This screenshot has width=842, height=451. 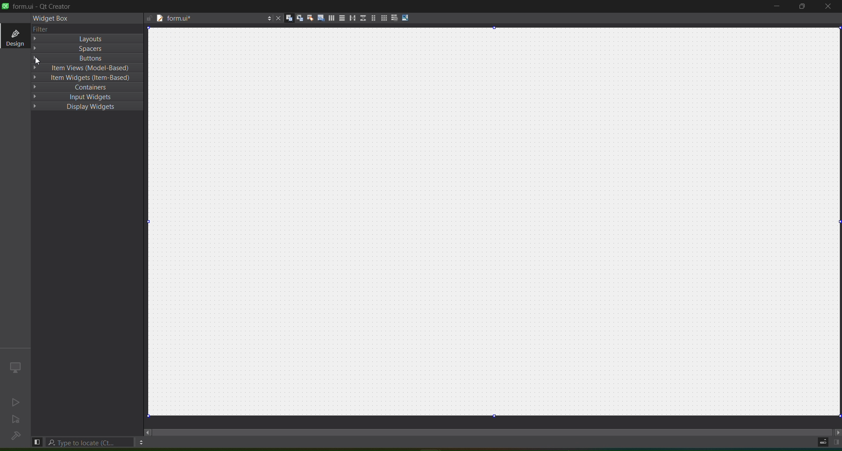 What do you see at coordinates (43, 29) in the screenshot?
I see `text` at bounding box center [43, 29].